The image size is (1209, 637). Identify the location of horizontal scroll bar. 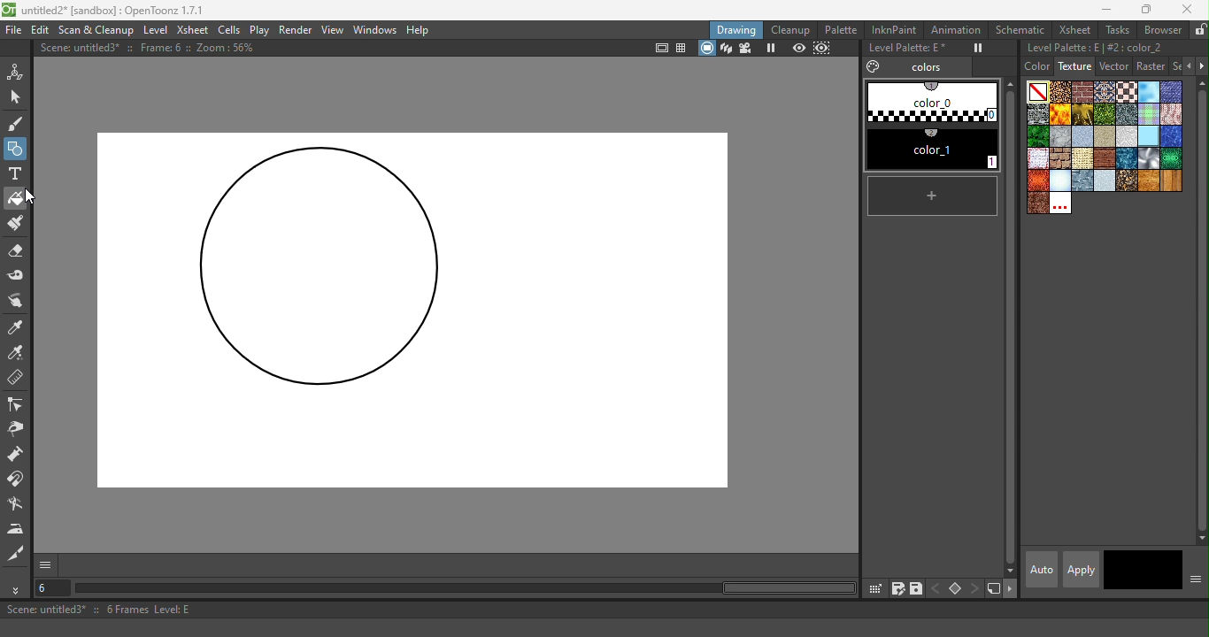
(466, 588).